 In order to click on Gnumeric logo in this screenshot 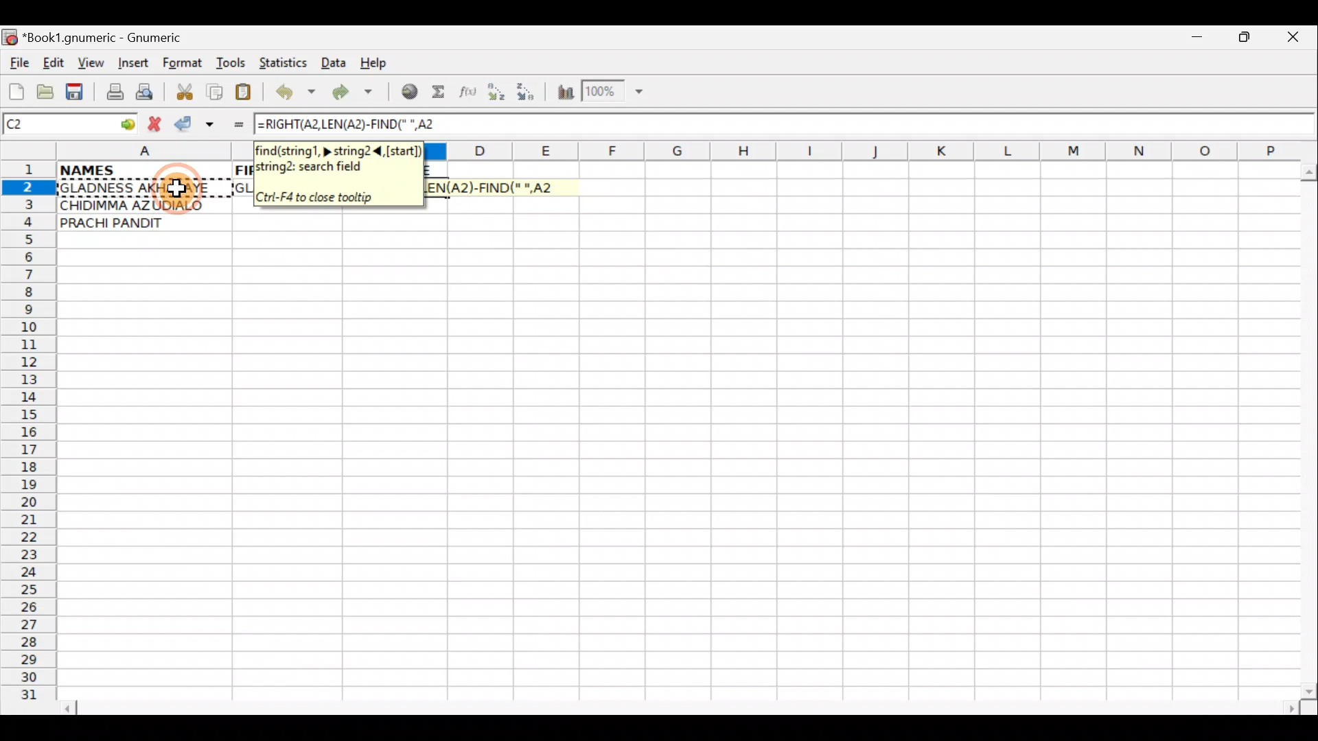, I will do `click(10, 38)`.